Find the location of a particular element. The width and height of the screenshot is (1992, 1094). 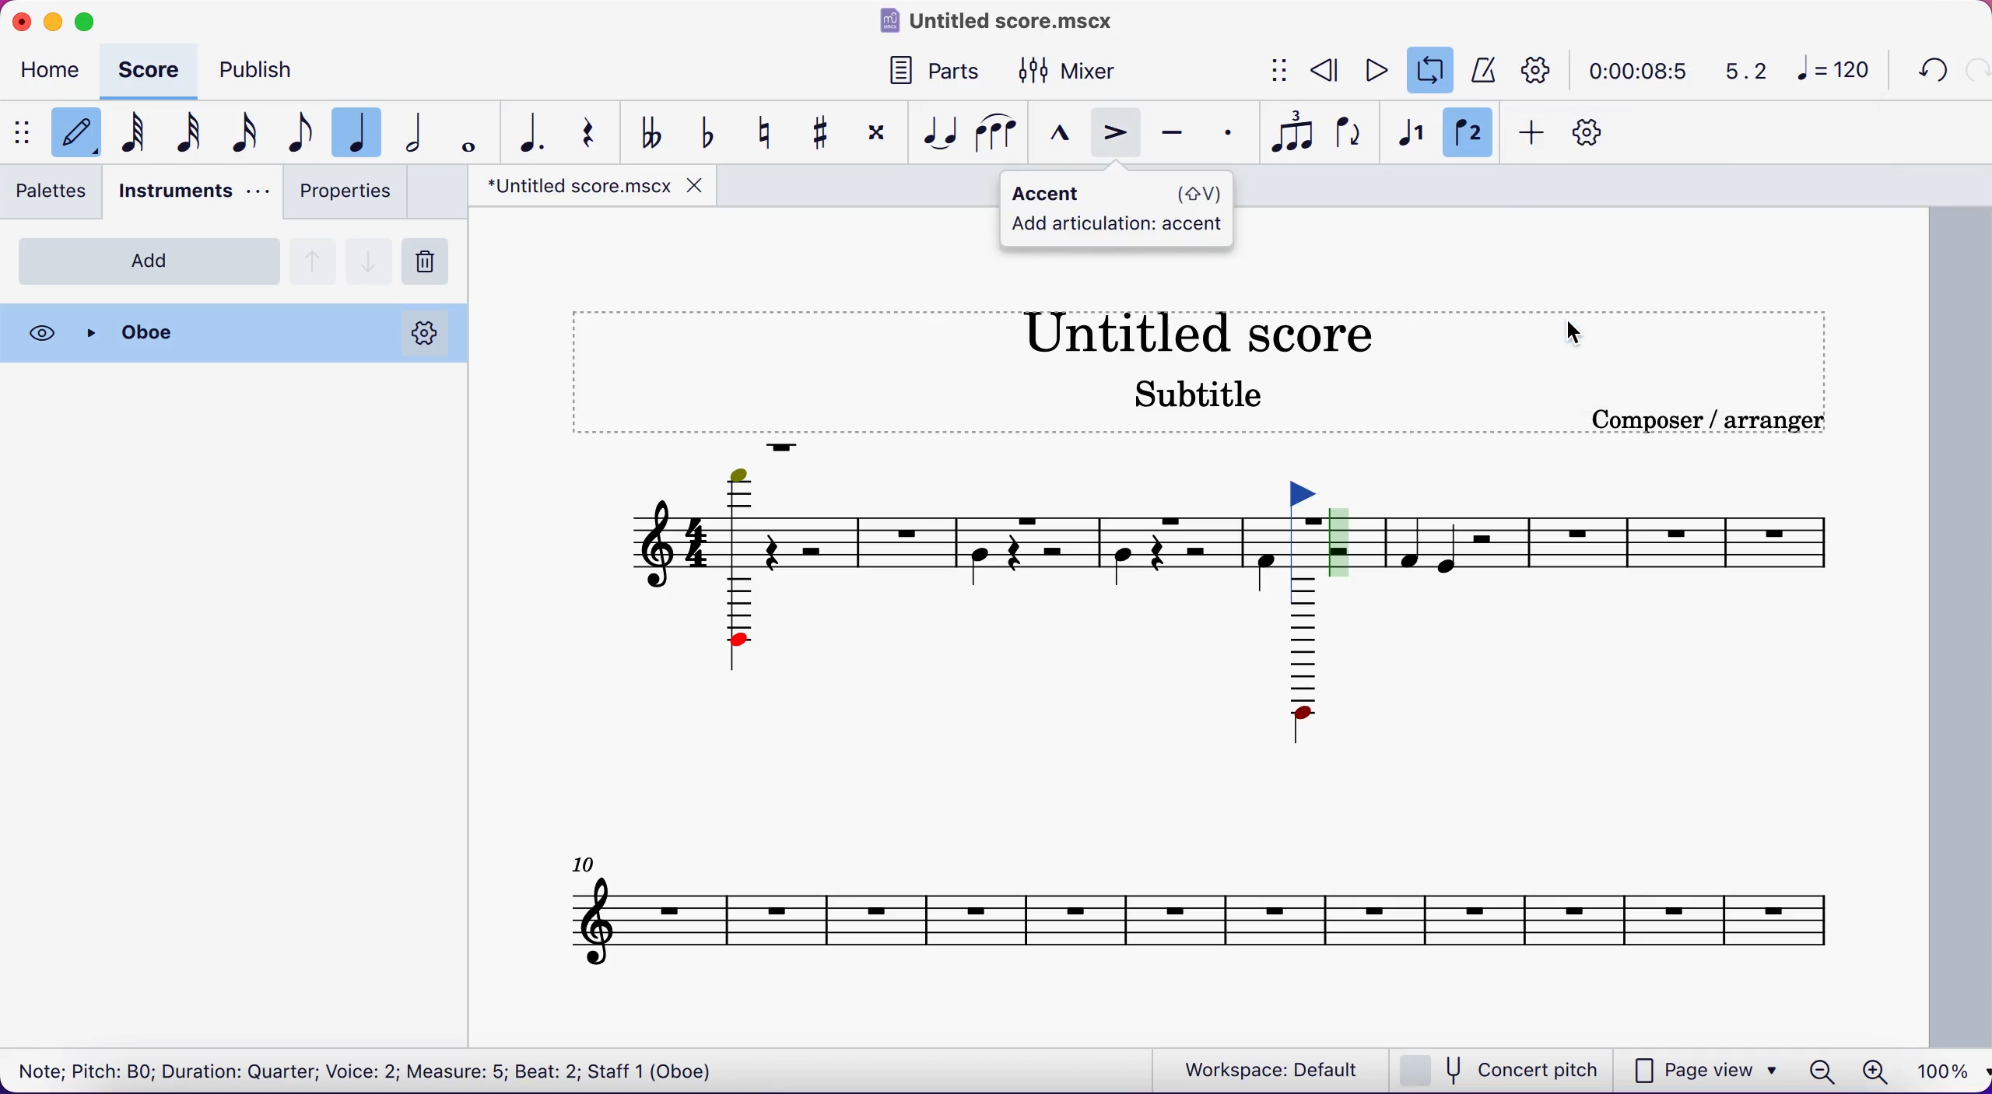

voice2 is located at coordinates (1469, 135).